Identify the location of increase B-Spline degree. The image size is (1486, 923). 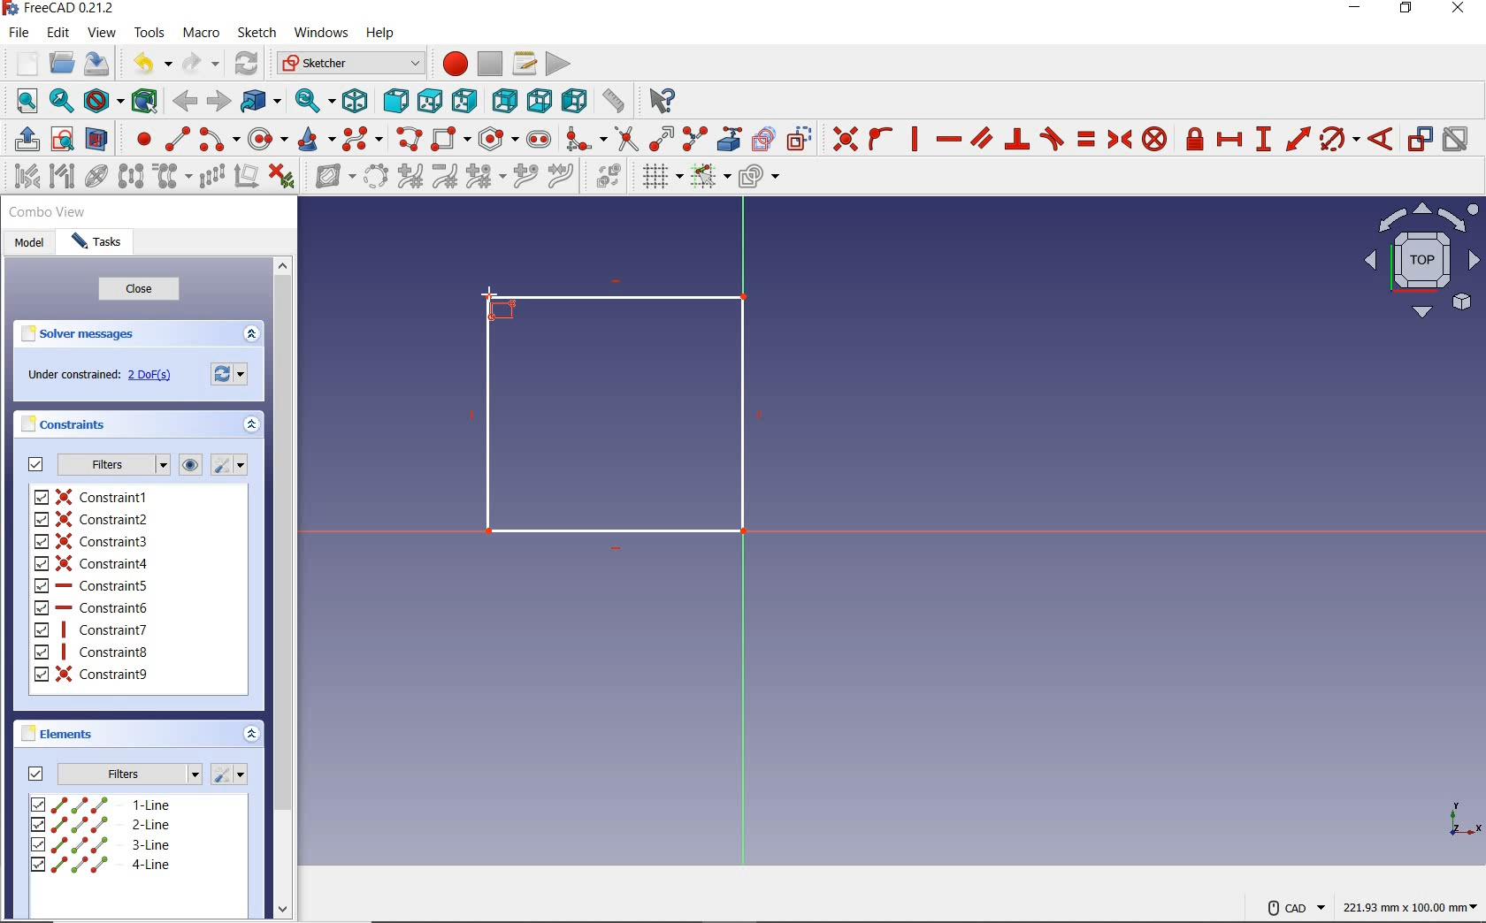
(523, 178).